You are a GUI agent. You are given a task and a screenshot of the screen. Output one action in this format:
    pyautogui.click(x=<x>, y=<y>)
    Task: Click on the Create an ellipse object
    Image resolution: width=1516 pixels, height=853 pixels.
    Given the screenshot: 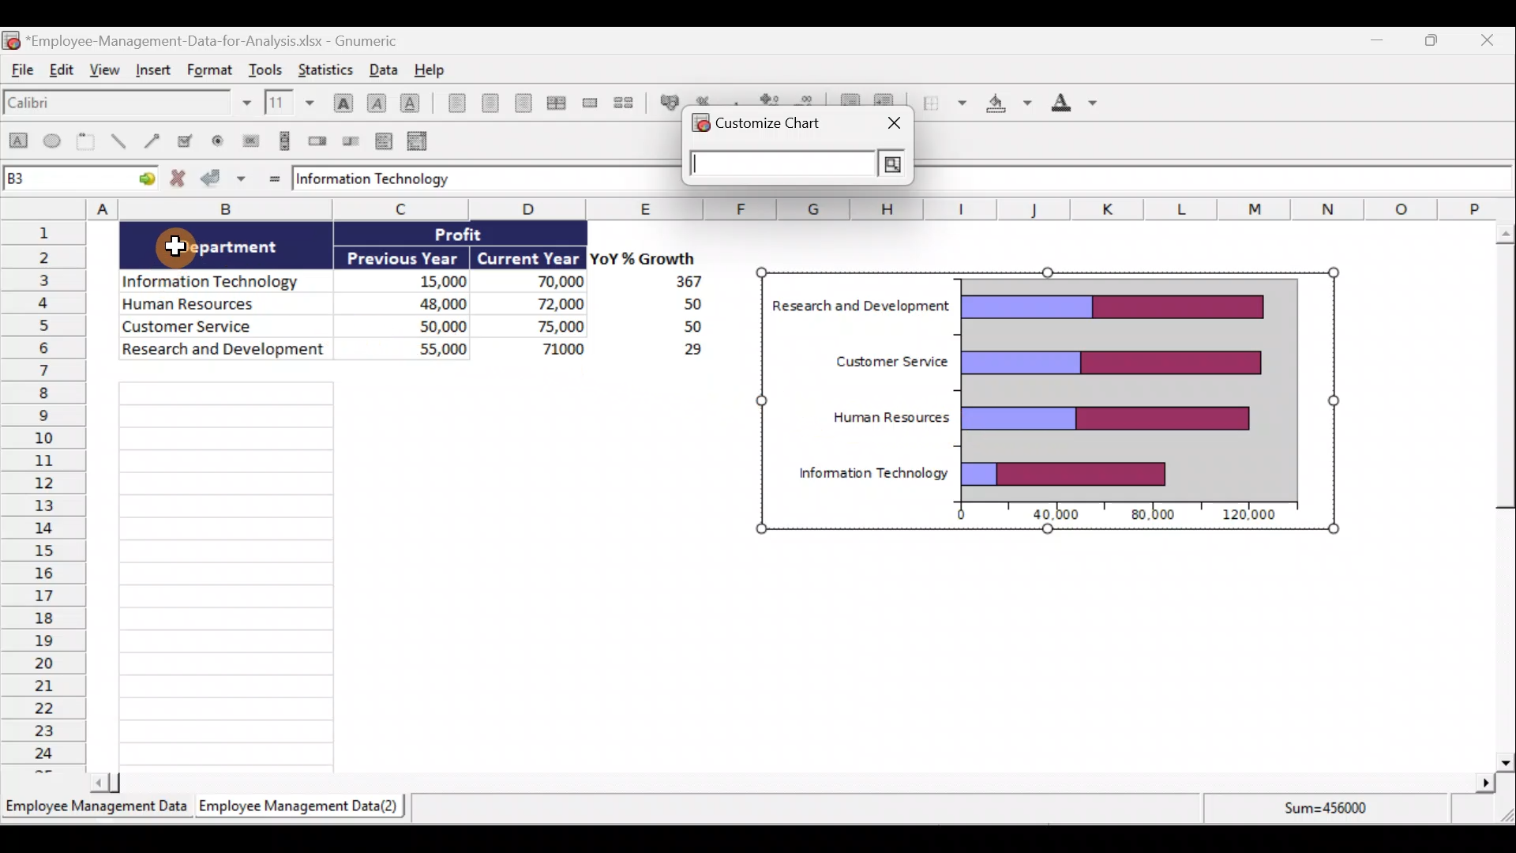 What is the action you would take?
    pyautogui.click(x=54, y=143)
    